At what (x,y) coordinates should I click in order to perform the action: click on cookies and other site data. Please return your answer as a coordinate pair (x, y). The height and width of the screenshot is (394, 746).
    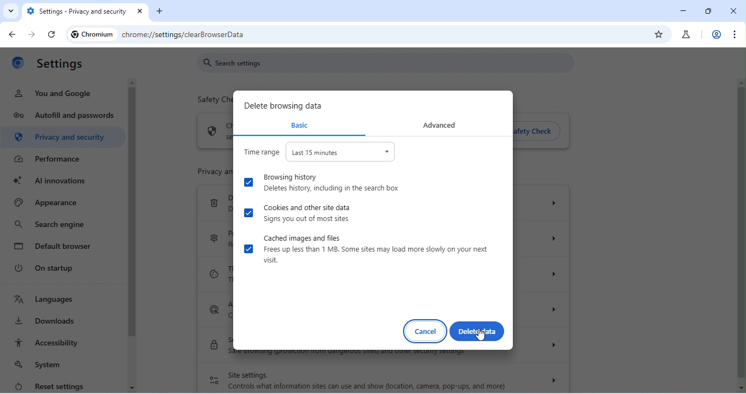
    Looking at the image, I should click on (308, 207).